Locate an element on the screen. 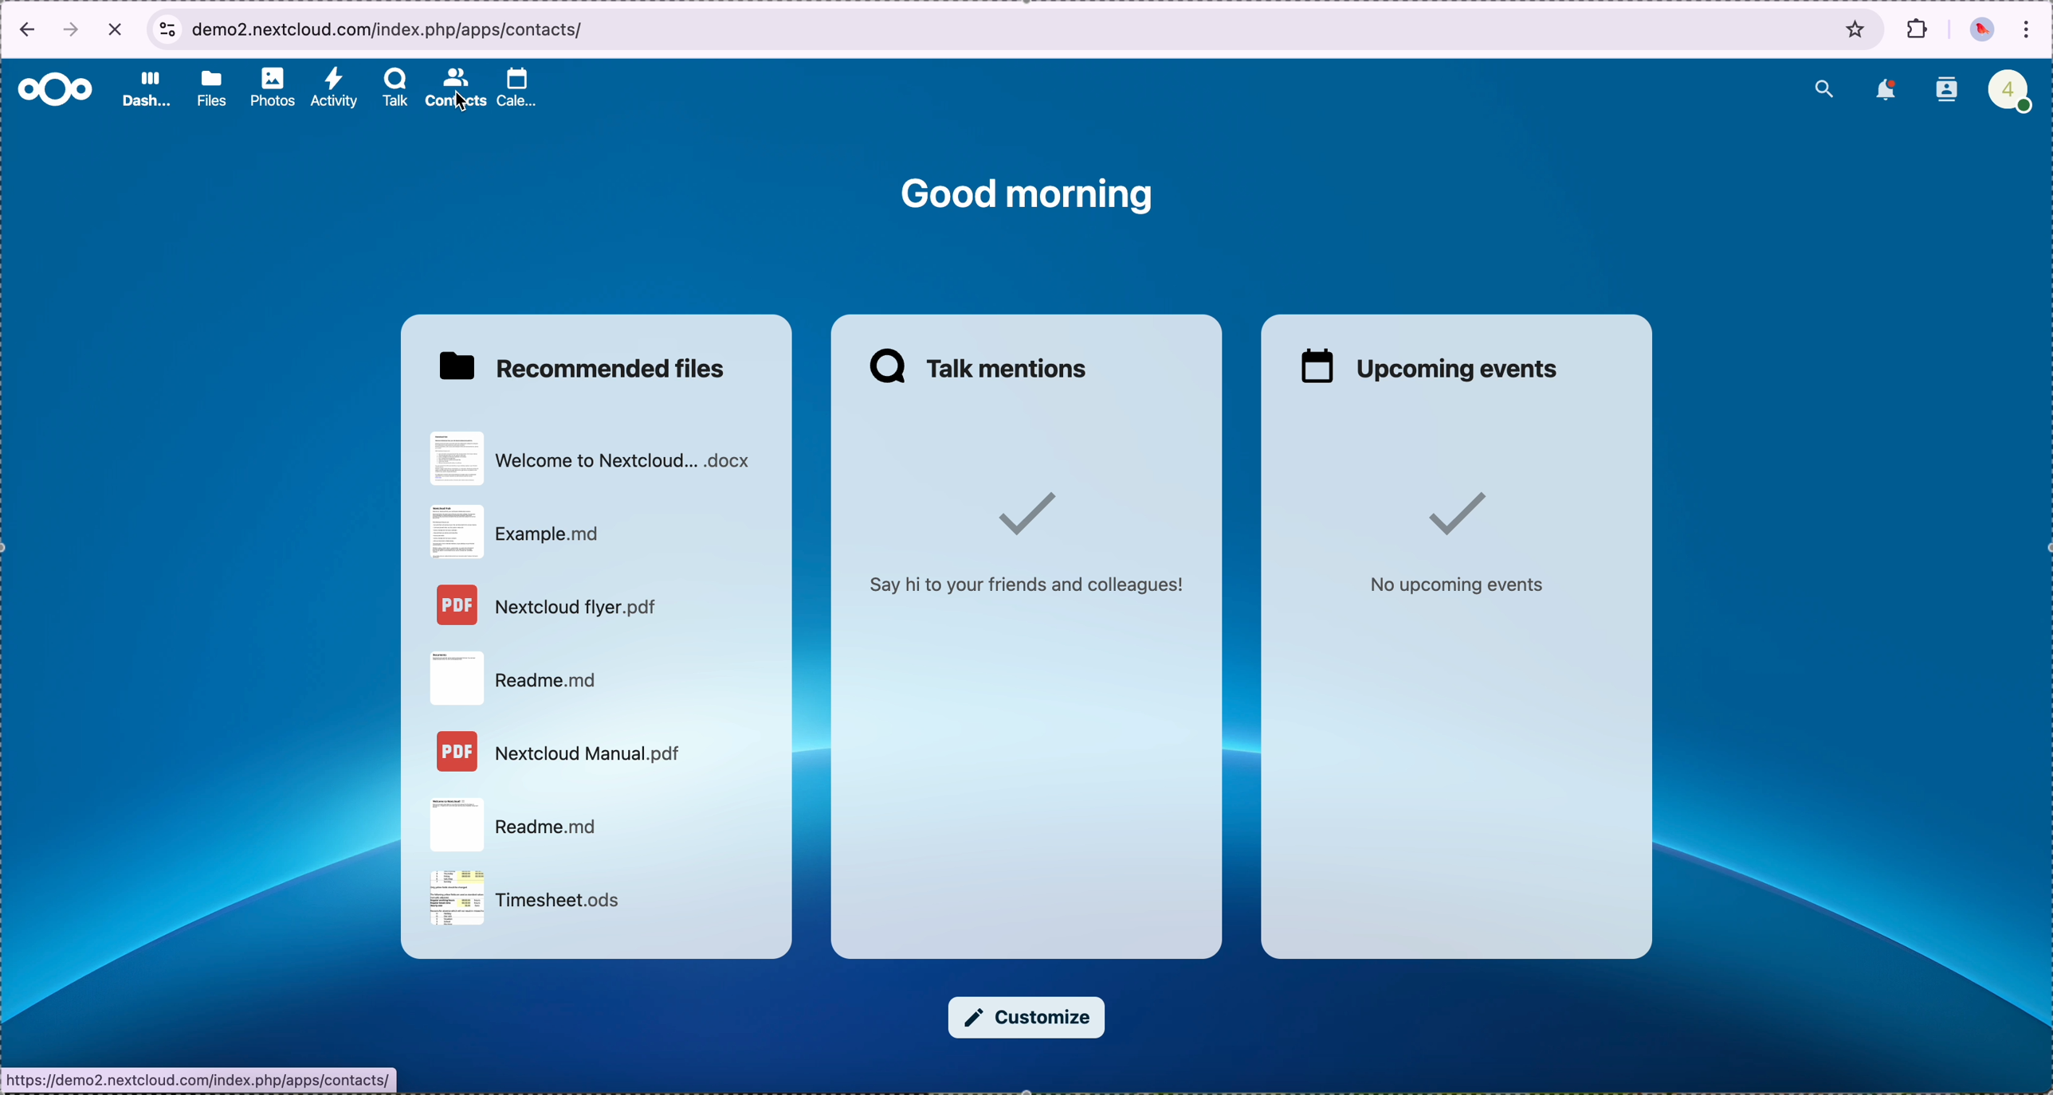  activity is located at coordinates (332, 89).